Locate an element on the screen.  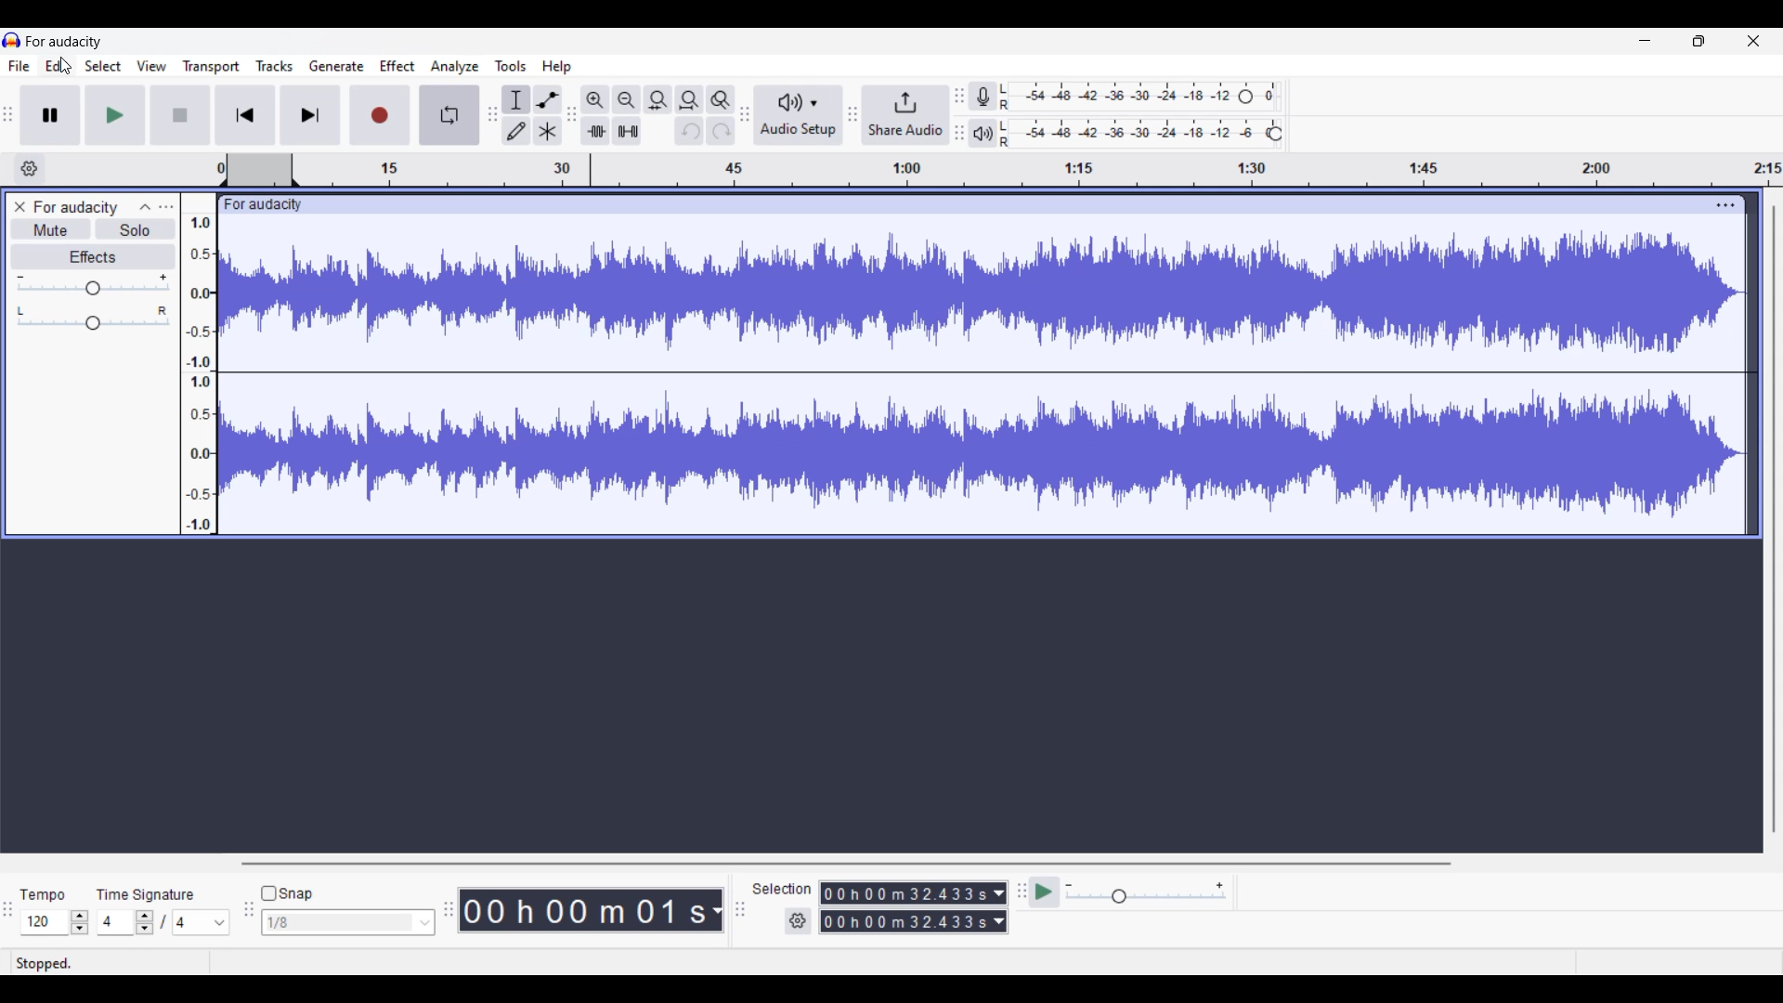
Header to change playback level is located at coordinates (1276, 134).